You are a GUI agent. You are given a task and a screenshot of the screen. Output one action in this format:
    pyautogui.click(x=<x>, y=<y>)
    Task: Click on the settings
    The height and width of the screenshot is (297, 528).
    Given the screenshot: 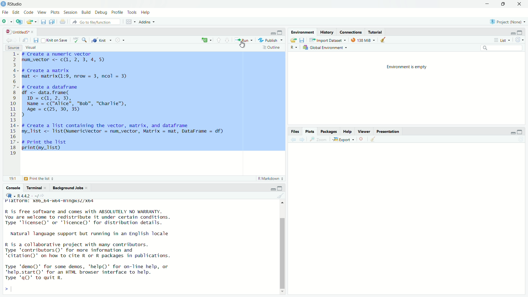 What is the action you would take?
    pyautogui.click(x=121, y=41)
    